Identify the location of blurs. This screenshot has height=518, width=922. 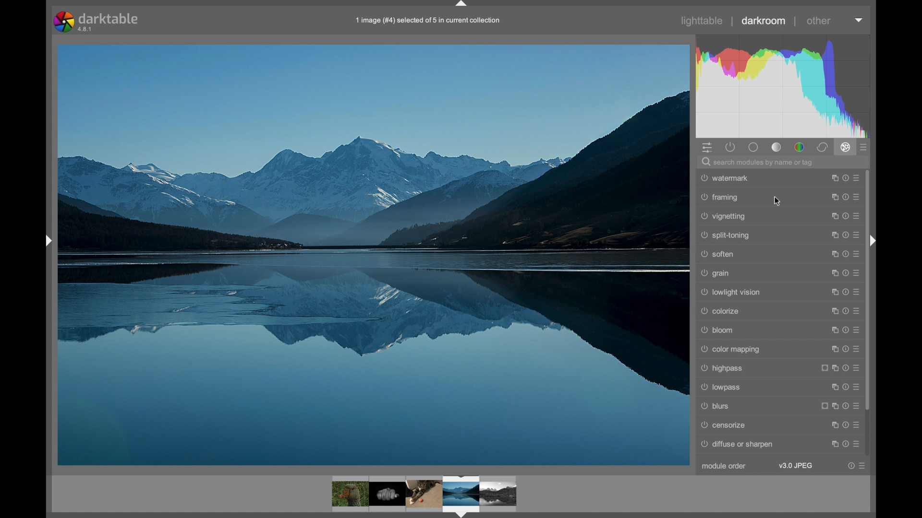
(715, 406).